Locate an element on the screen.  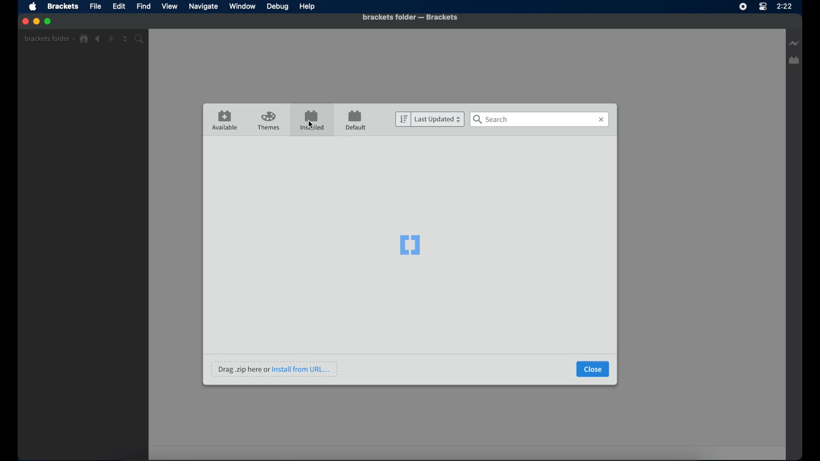
file is located at coordinates (96, 6).